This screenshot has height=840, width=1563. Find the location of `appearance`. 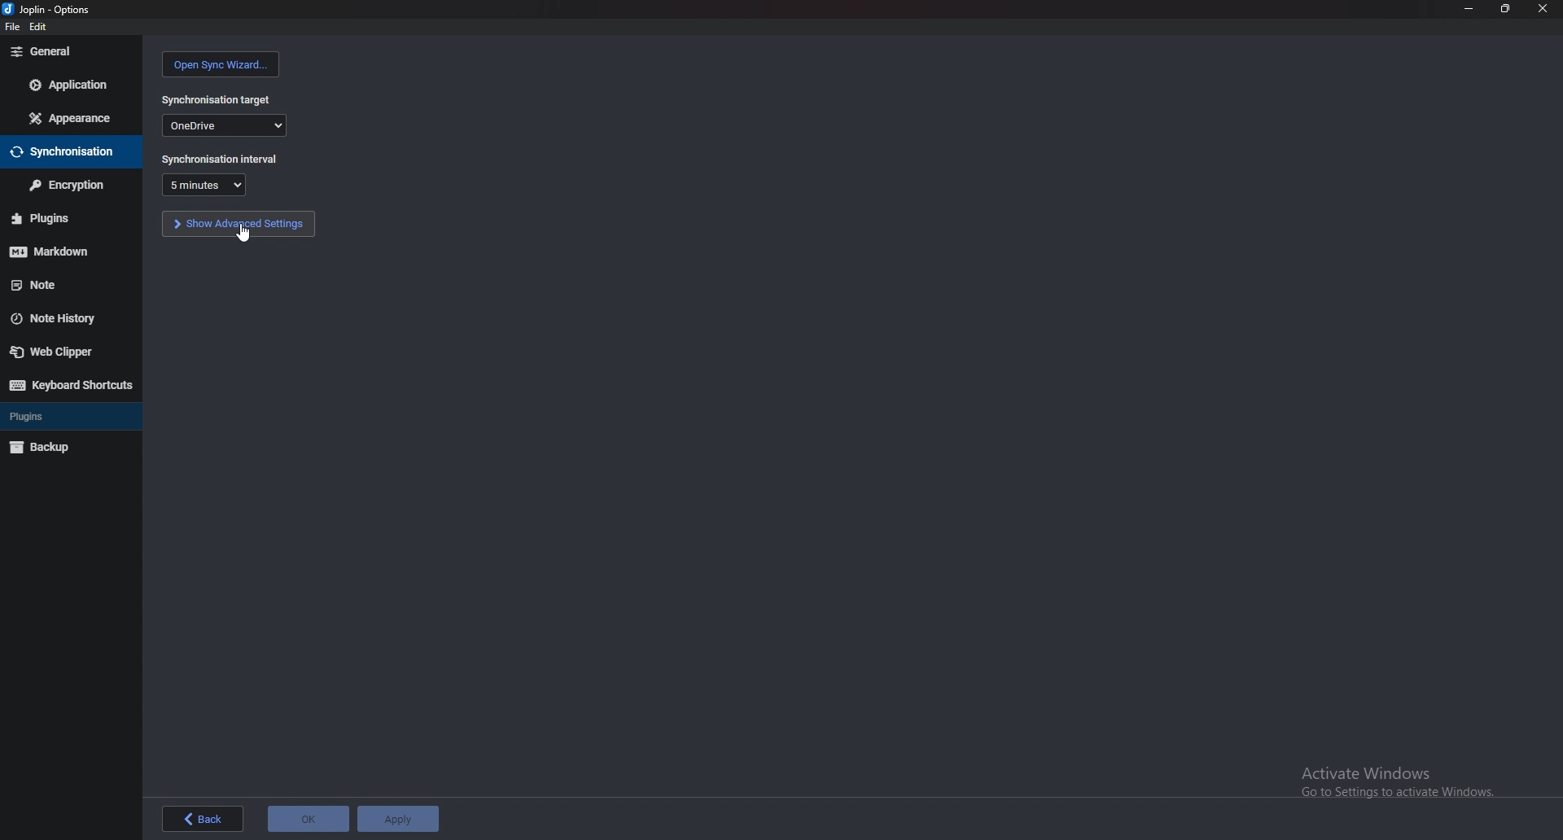

appearance is located at coordinates (68, 119).